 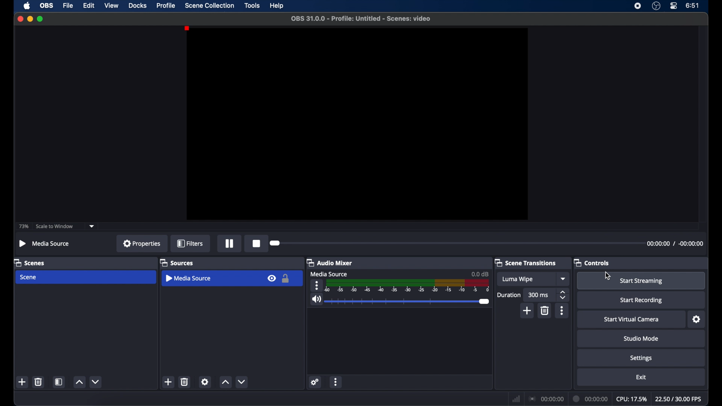 I want to click on cursor, so click(x=608, y=276).